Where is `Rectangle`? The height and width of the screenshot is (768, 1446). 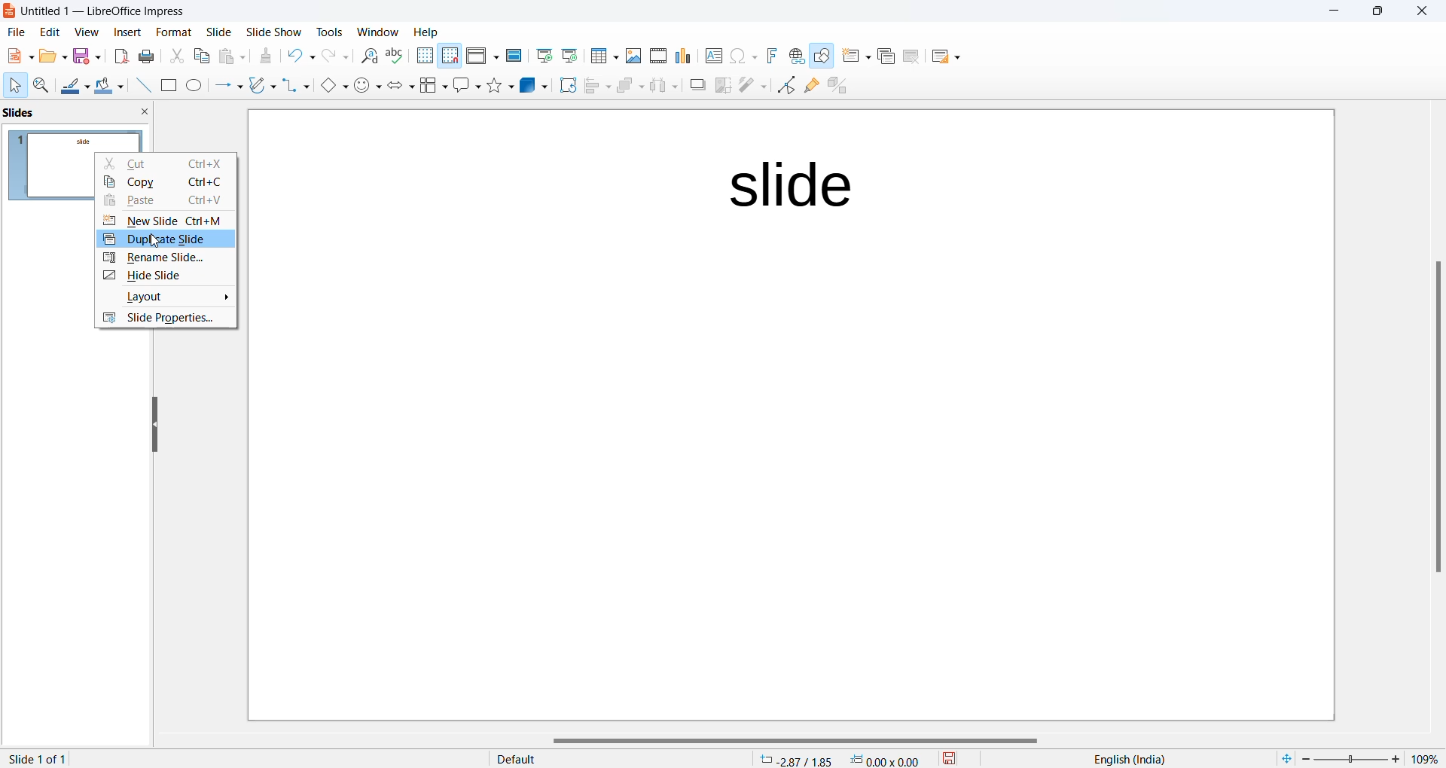
Rectangle is located at coordinates (166, 85).